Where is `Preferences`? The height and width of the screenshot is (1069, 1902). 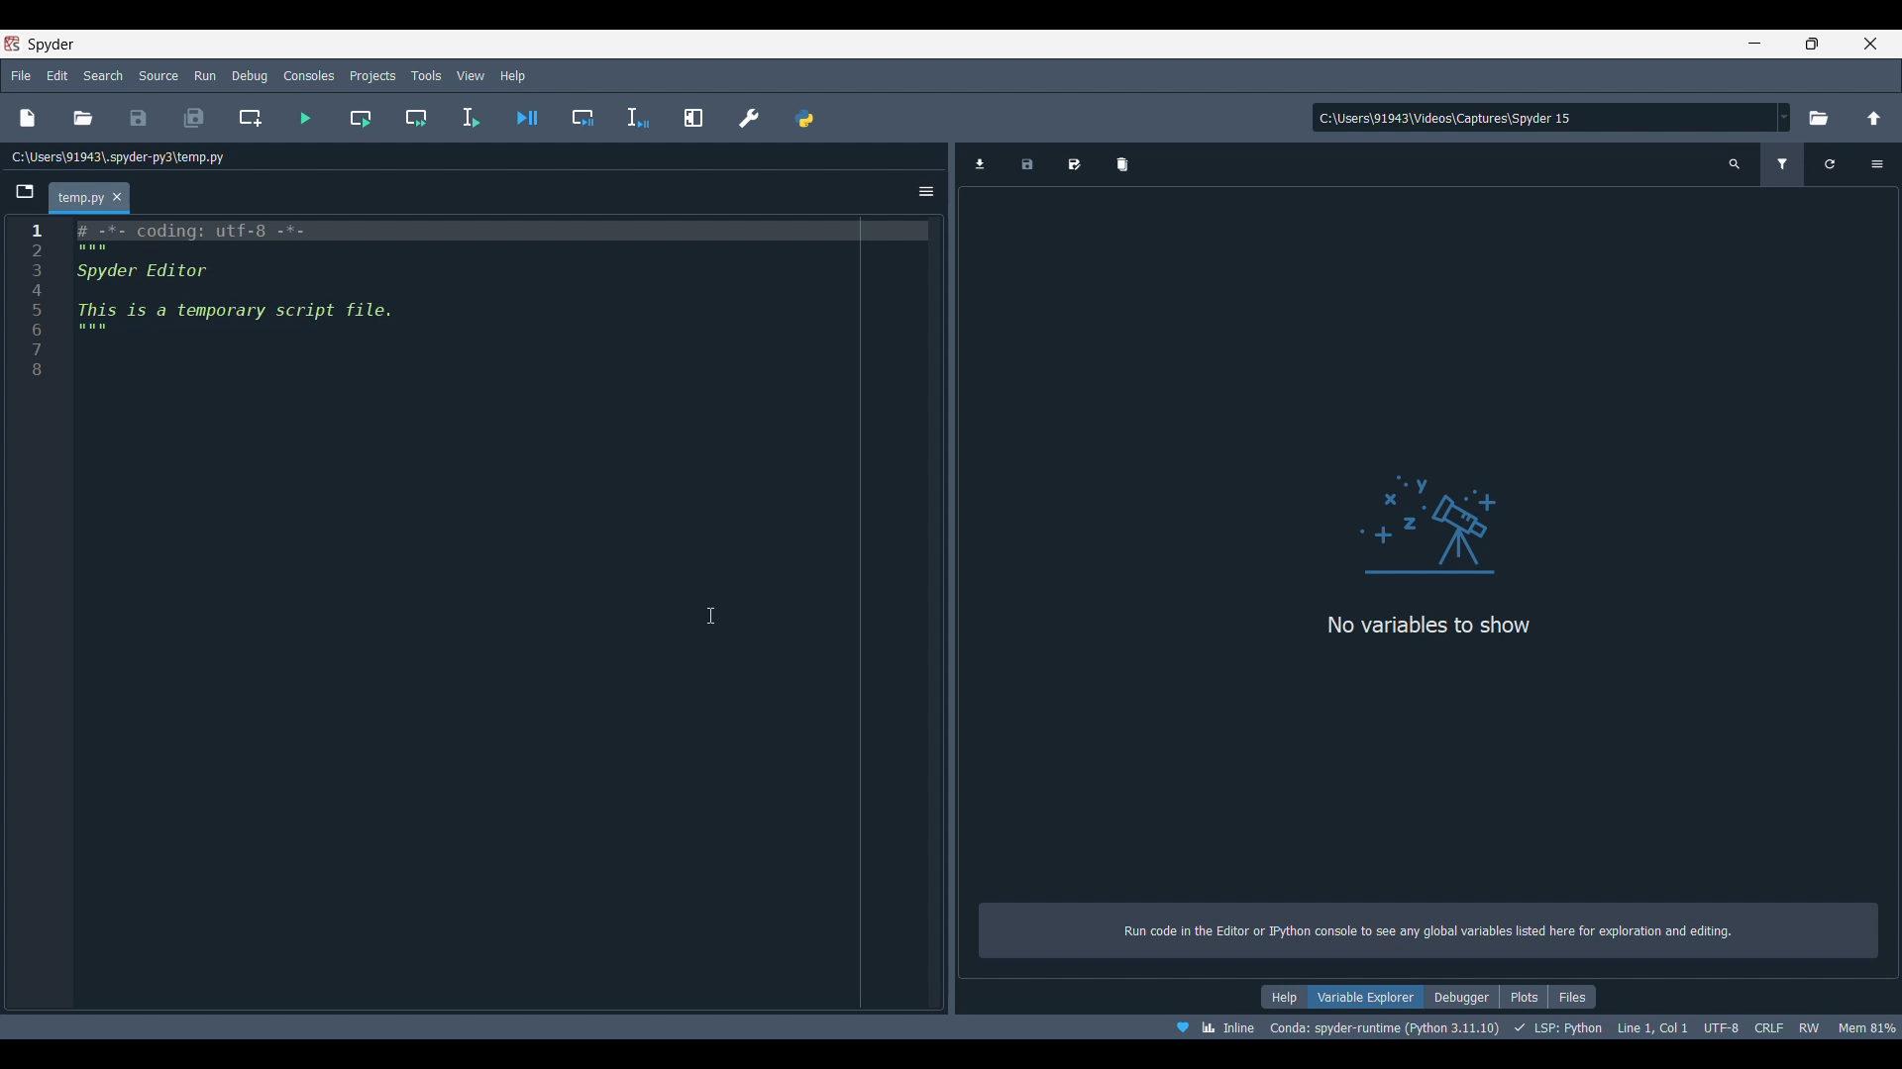 Preferences is located at coordinates (749, 118).